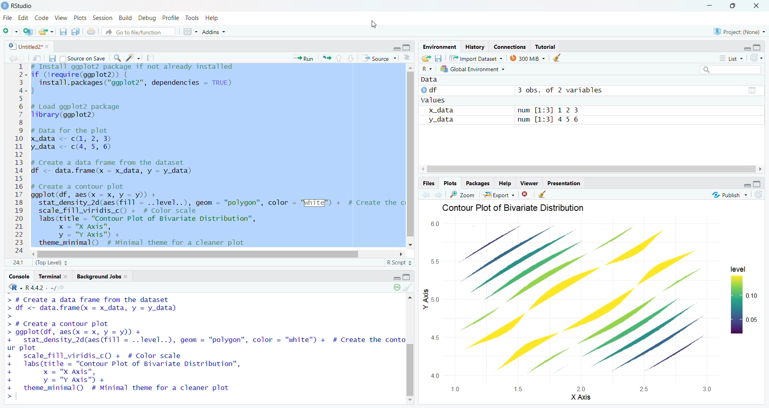  What do you see at coordinates (204, 350) in the screenshot?
I see `© SpE Wess PETS. WYSE. Spm
> df <- data.frame(x = x_data, y = y_data)

>

> # Create a contour plot

> ggplot(df, aes(x = x, y = y)) +

+ stat_density_2d(aes(fill = ..Tlevel..), geom = "polygon", color = "white") + # Create the cont
ur plot

+ scale_fill_viridis_cO + # Color scale

+ labs(title = "Contour Plot of Bivariate Distribution”,

+ x = "X Axis",

+ y = "Y Axis") +

+ theme_minimal() # Minimal theme for a cleaner plot

>` at bounding box center [204, 350].